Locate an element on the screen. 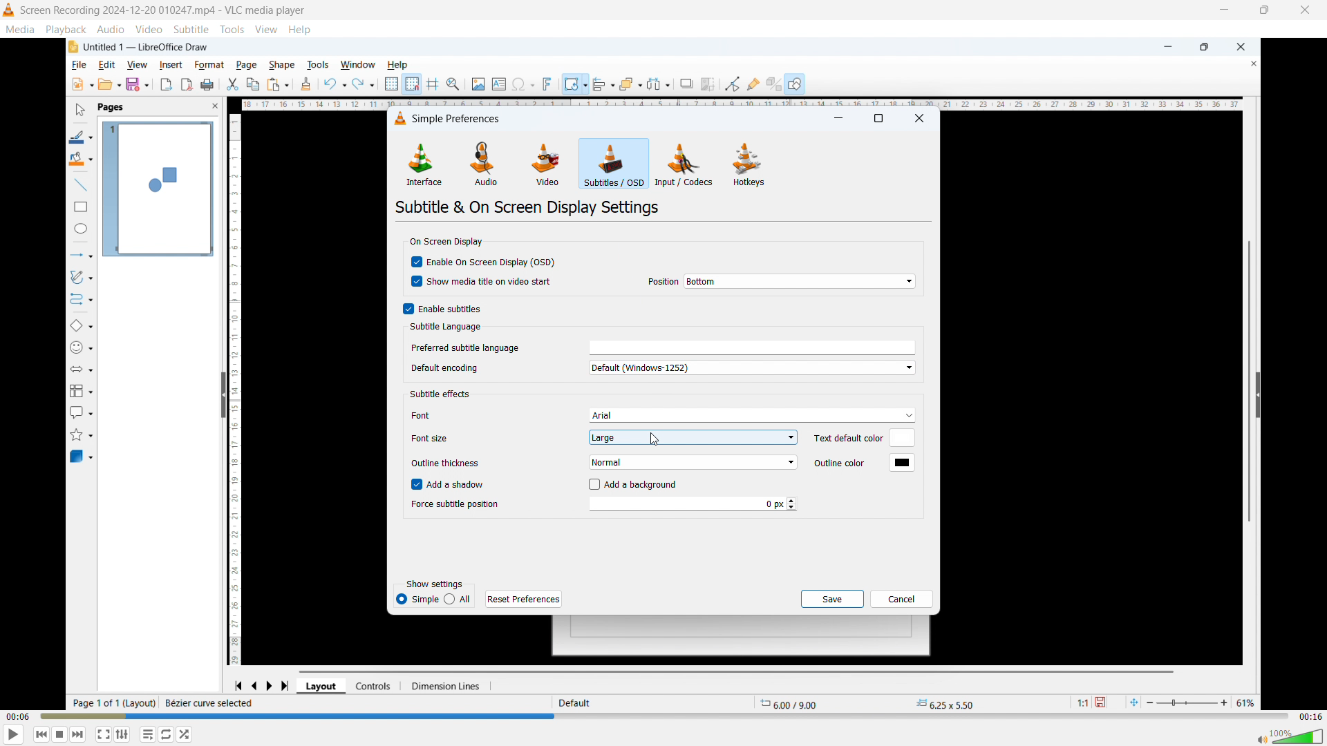 This screenshot has width=1327, height=746. Subtitles or OSD  is located at coordinates (614, 164).